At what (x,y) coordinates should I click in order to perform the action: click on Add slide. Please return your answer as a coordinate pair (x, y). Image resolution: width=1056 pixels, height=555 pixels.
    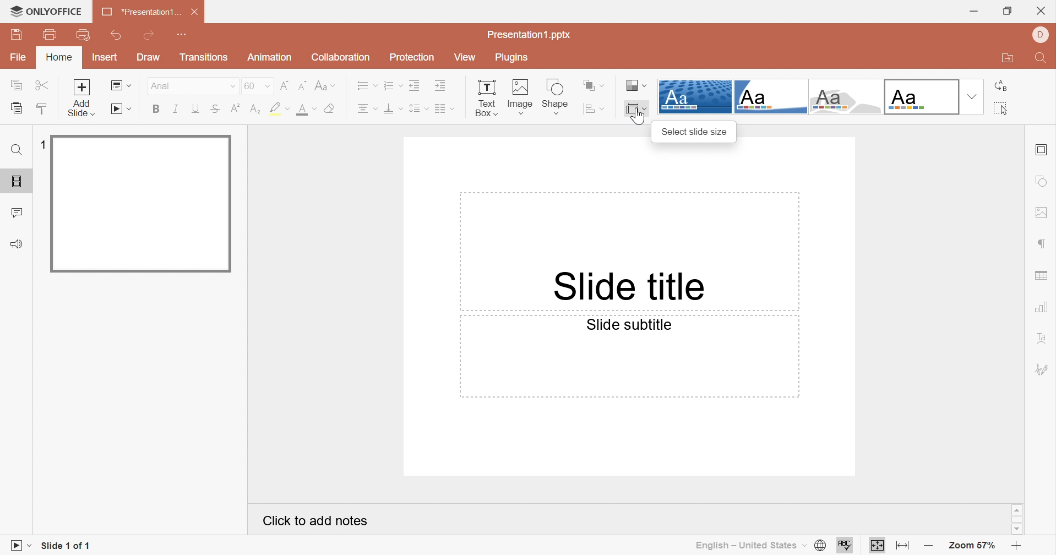
    Looking at the image, I should click on (80, 87).